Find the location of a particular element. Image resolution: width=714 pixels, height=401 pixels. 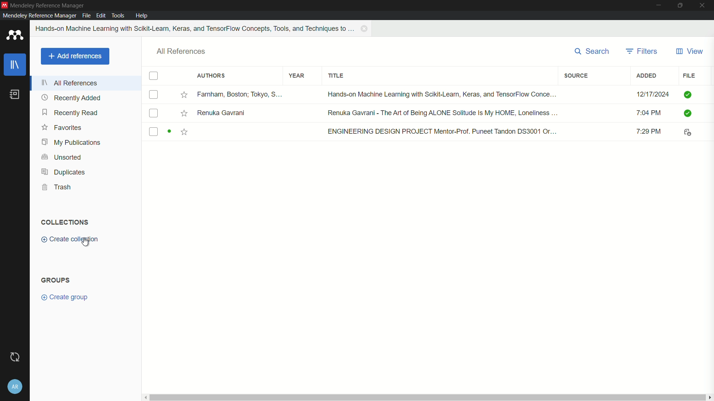

filters is located at coordinates (641, 52).